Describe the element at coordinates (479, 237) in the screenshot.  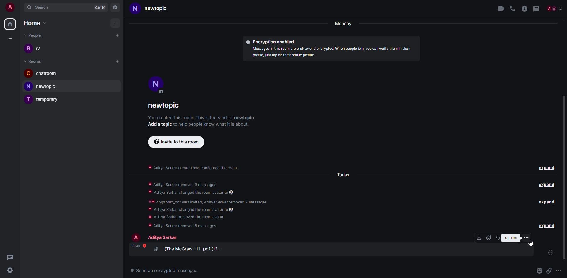
I see `downloads` at that location.